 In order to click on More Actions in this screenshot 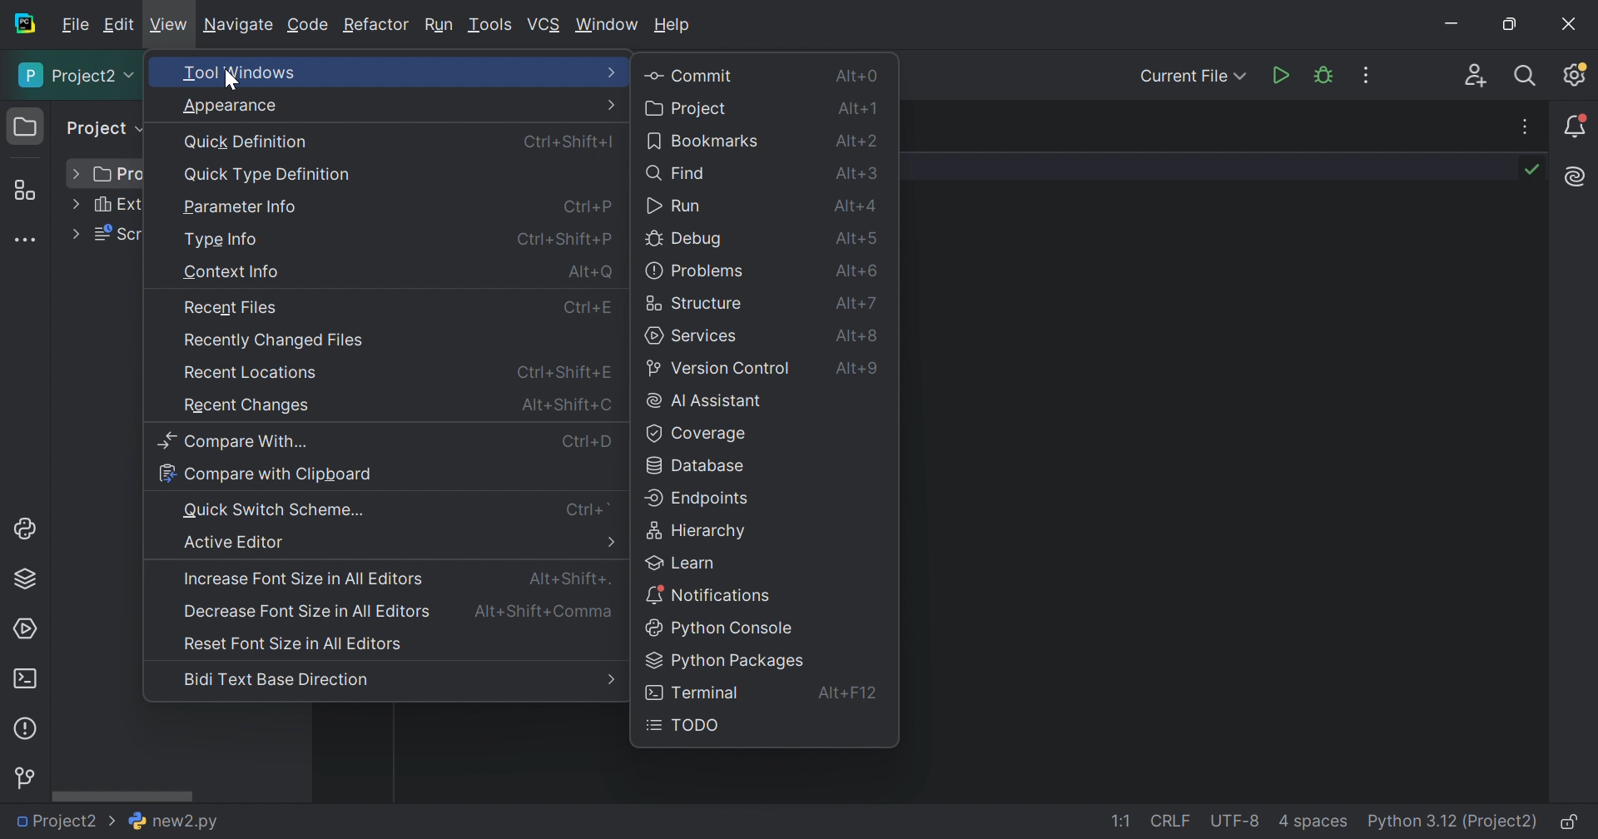, I will do `click(1368, 77)`.